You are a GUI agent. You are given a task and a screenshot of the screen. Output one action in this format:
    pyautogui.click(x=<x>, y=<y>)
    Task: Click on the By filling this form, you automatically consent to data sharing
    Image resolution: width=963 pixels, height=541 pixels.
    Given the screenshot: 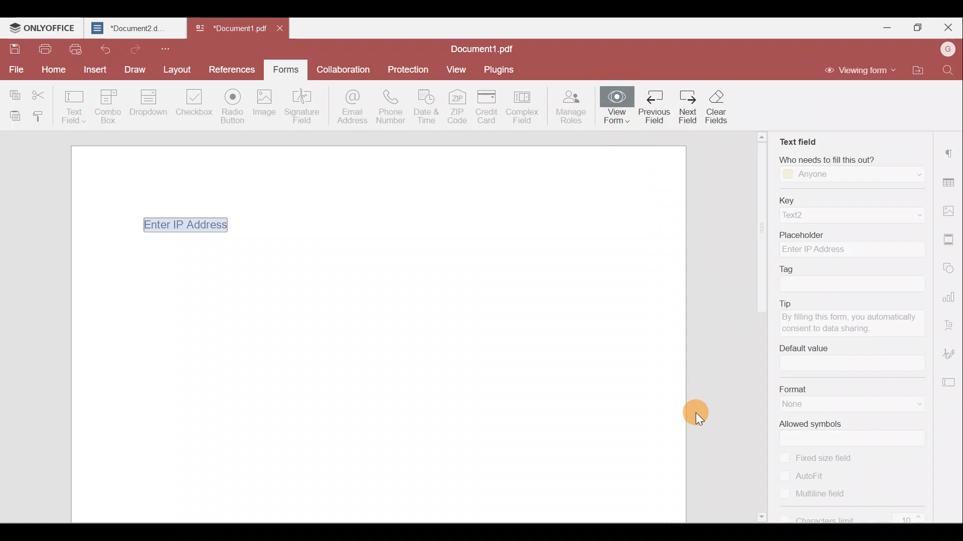 What is the action you would take?
    pyautogui.click(x=852, y=324)
    